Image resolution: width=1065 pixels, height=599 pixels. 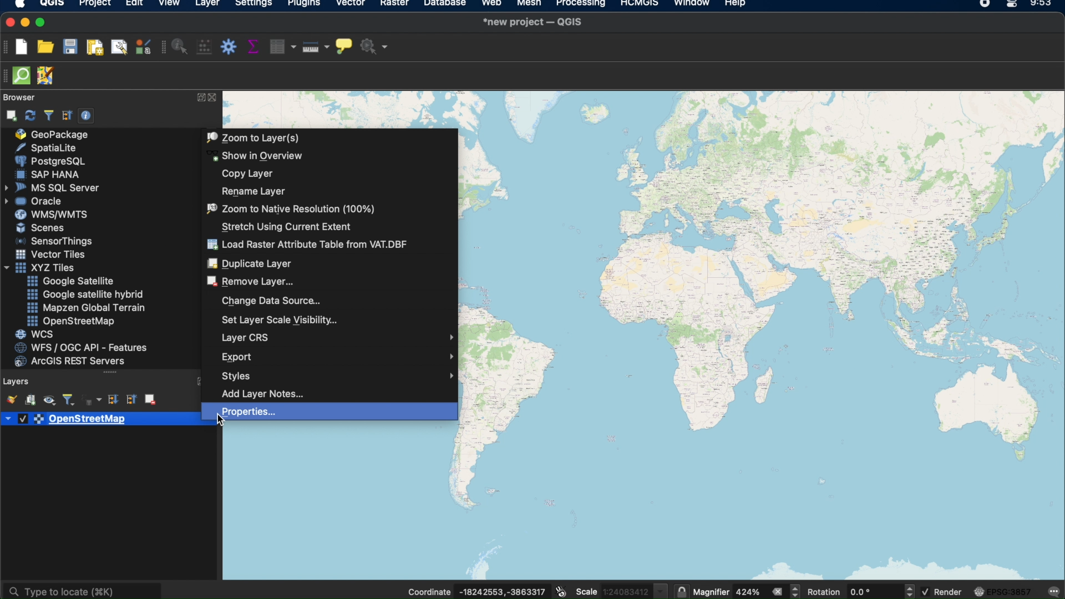 What do you see at coordinates (45, 77) in the screenshot?
I see `JOSM remote` at bounding box center [45, 77].